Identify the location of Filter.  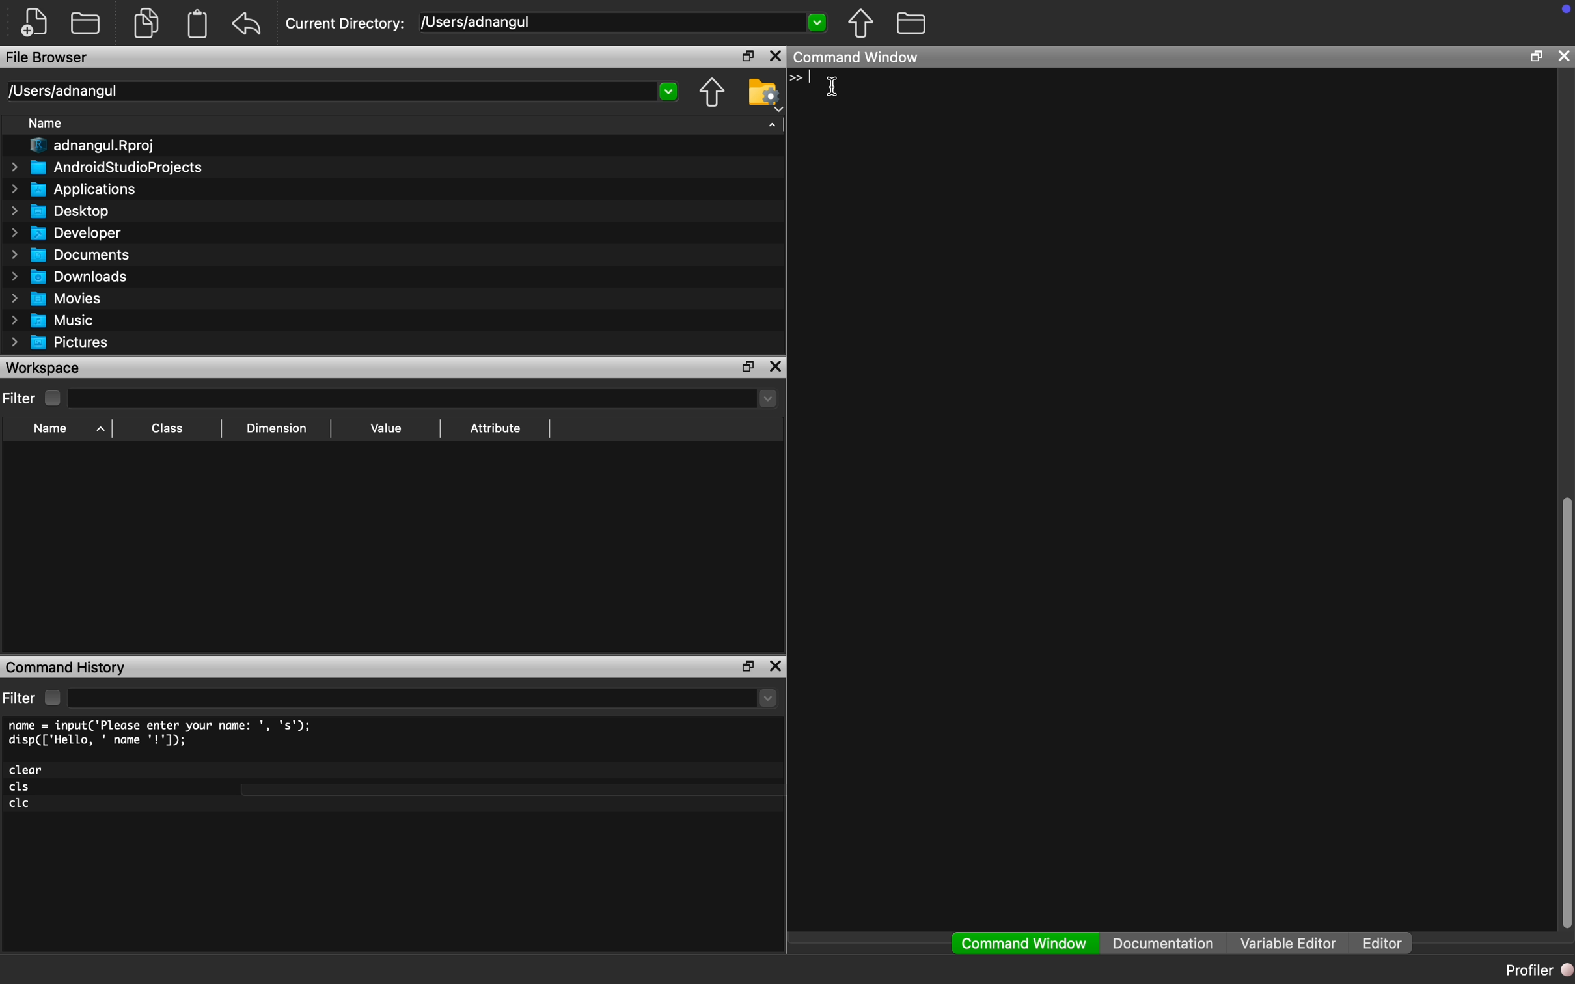
(34, 698).